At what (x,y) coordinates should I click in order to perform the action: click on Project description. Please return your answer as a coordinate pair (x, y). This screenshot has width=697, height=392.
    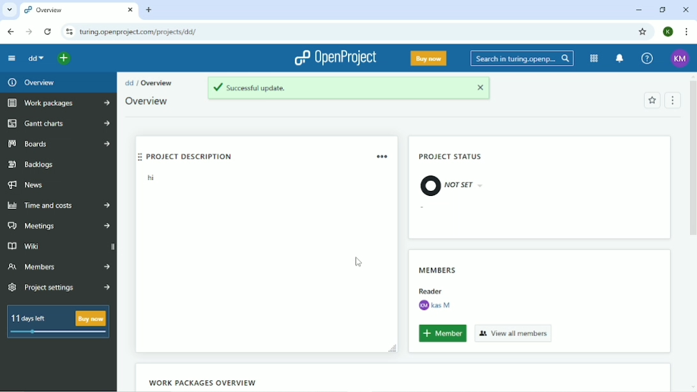
    Looking at the image, I should click on (243, 155).